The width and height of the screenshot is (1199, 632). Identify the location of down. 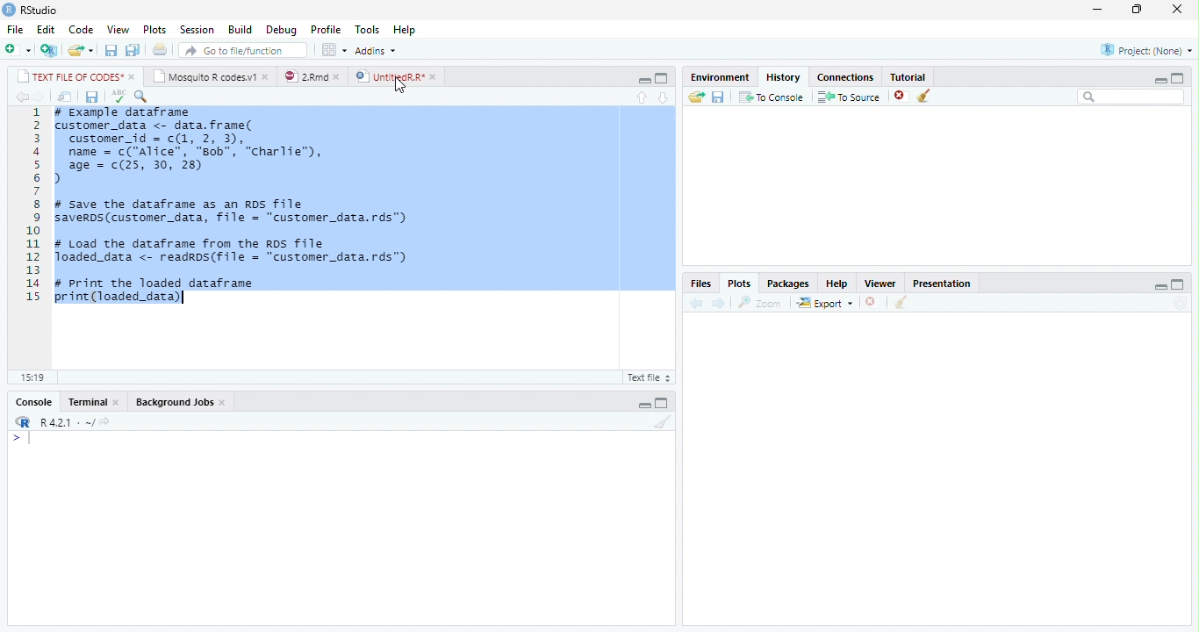
(664, 97).